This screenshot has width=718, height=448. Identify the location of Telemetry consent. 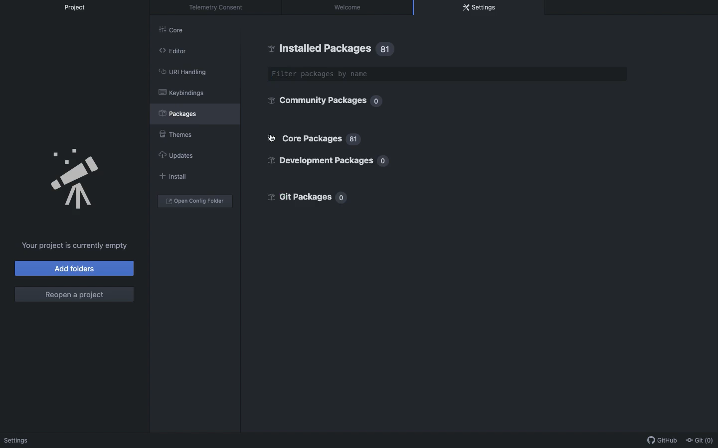
(219, 7).